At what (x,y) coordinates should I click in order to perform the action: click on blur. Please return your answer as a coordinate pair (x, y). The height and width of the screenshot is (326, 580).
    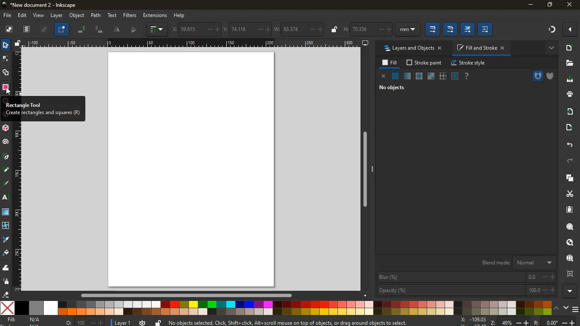
    Looking at the image, I should click on (467, 277).